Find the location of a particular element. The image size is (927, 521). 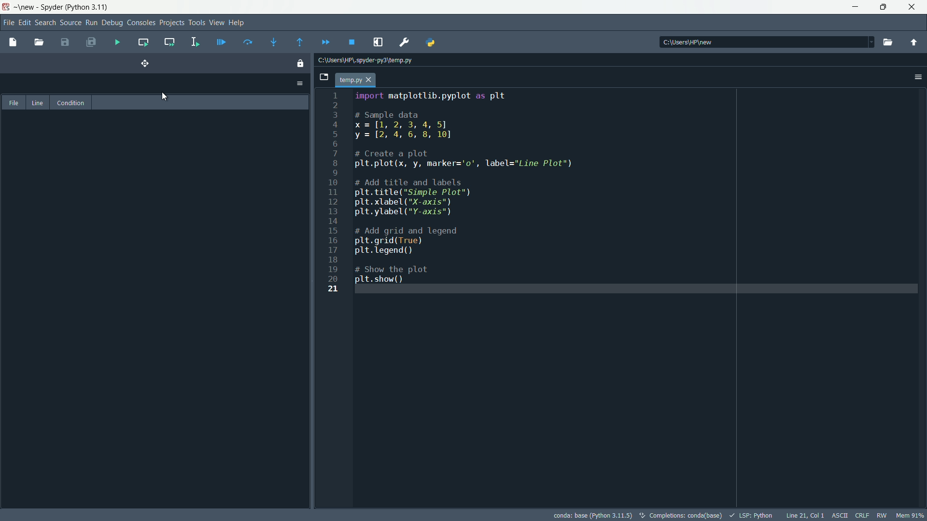

run current cell is located at coordinates (141, 42).